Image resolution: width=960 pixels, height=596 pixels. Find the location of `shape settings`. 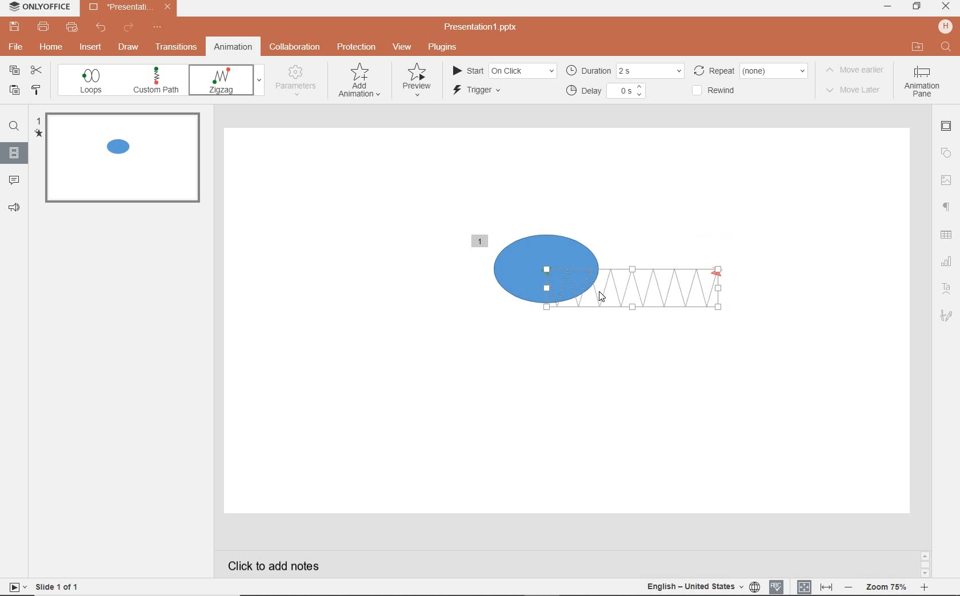

shape settings is located at coordinates (948, 152).